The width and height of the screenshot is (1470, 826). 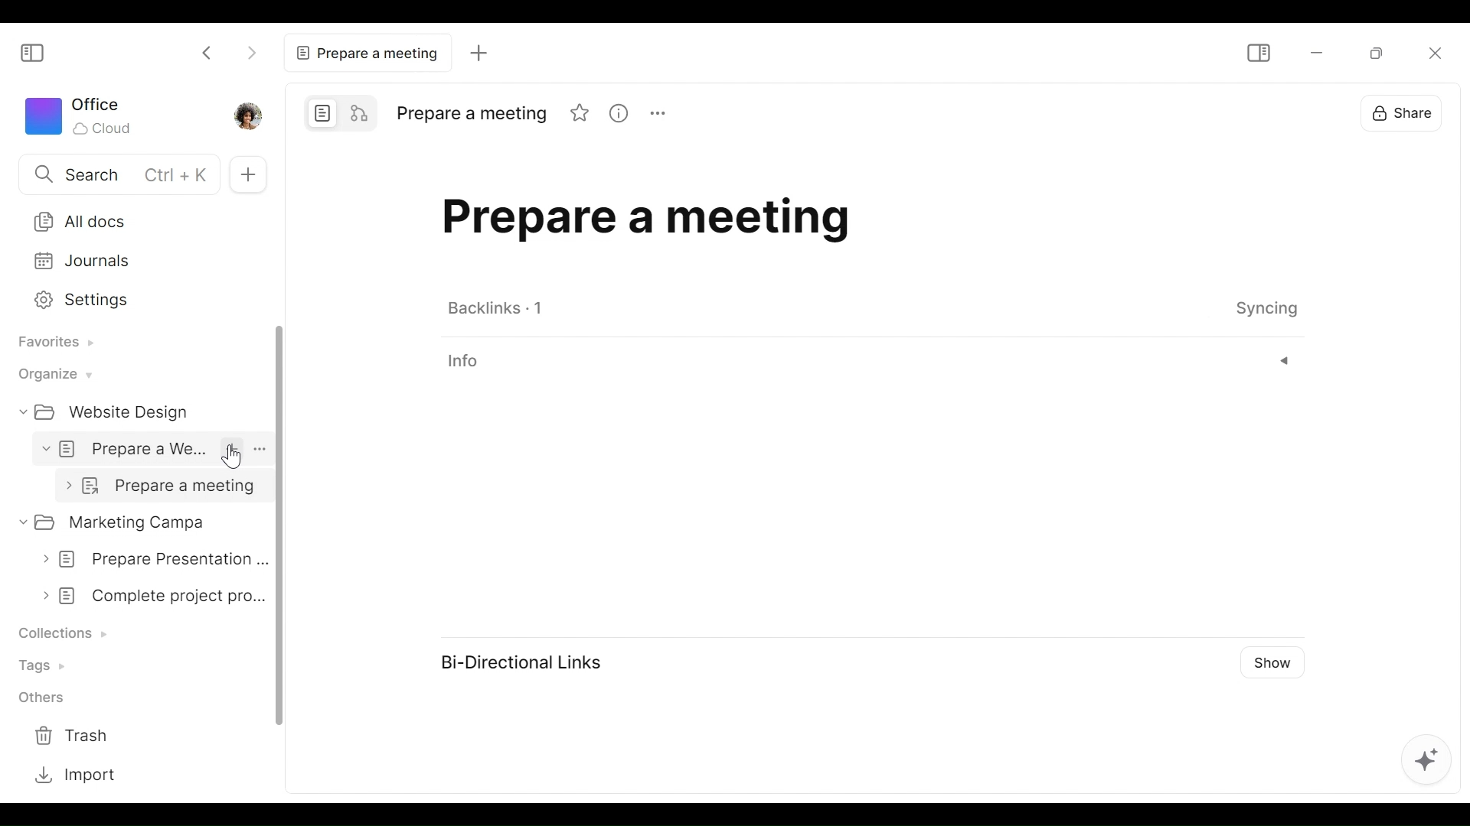 What do you see at coordinates (757, 224) in the screenshot?
I see `Title` at bounding box center [757, 224].